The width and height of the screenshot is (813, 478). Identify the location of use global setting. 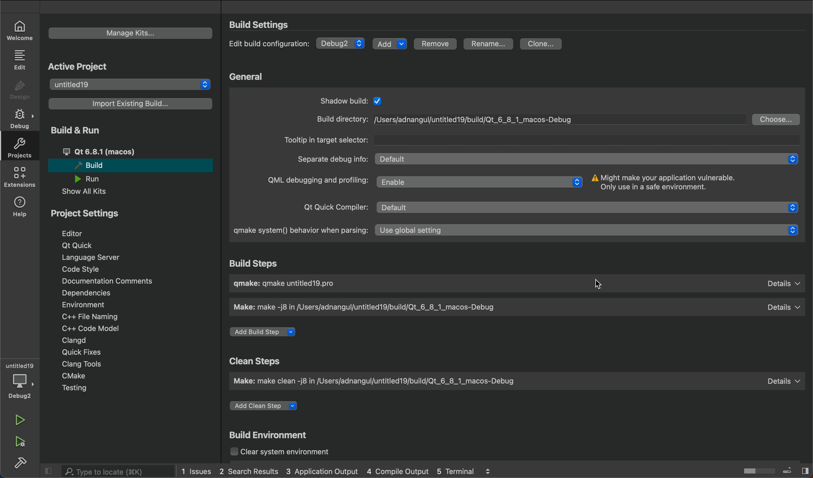
(587, 232).